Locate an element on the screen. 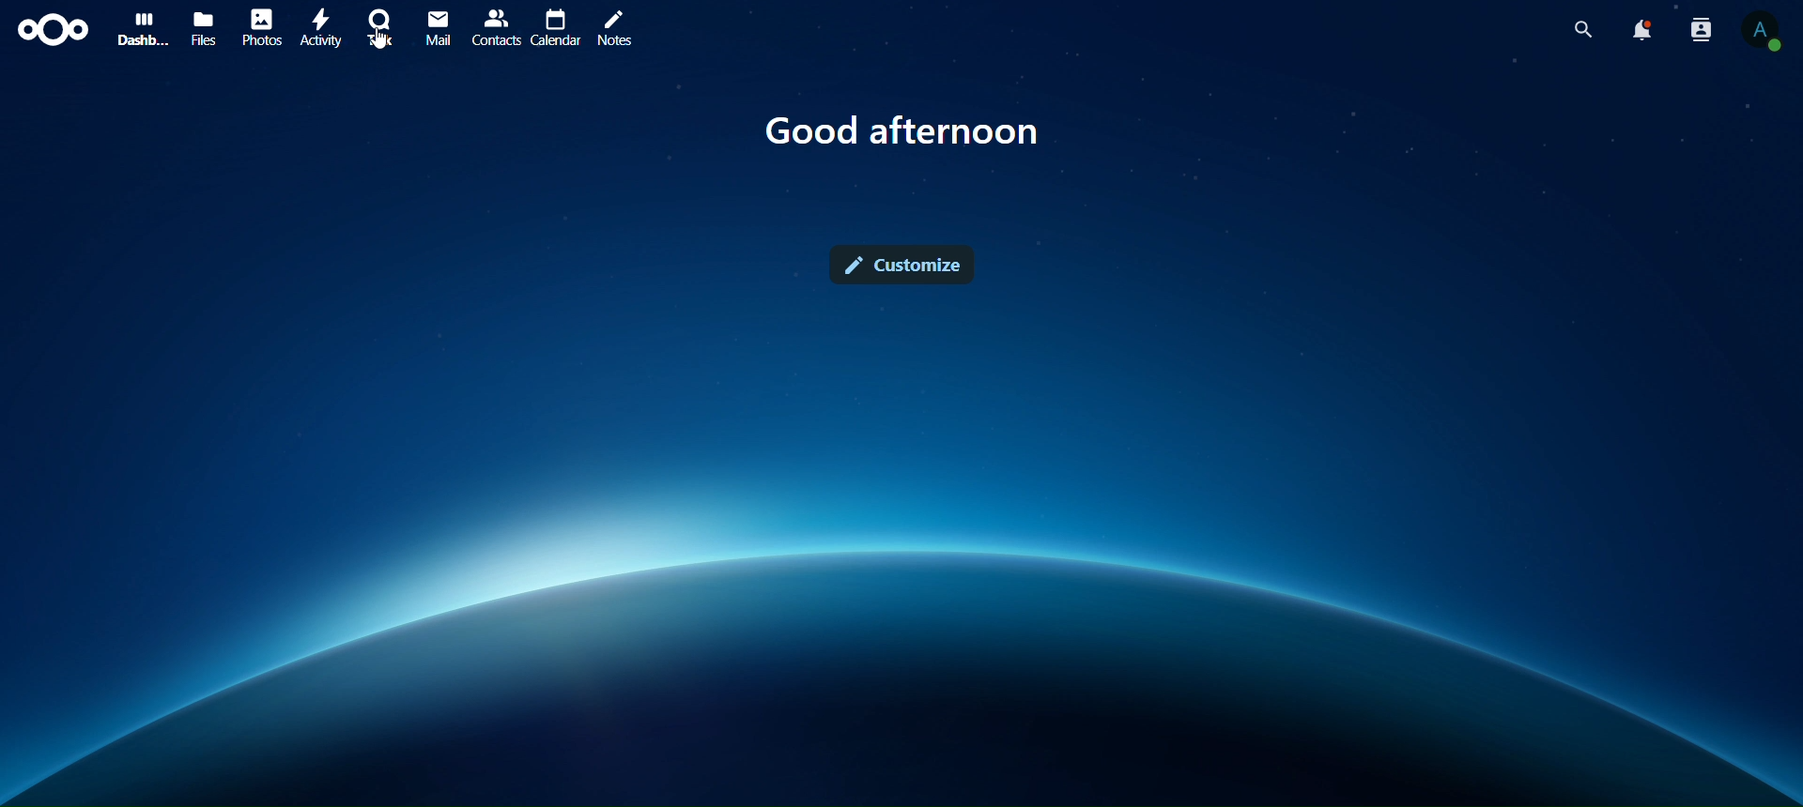 This screenshot has height=807, width=1803. files is located at coordinates (202, 30).